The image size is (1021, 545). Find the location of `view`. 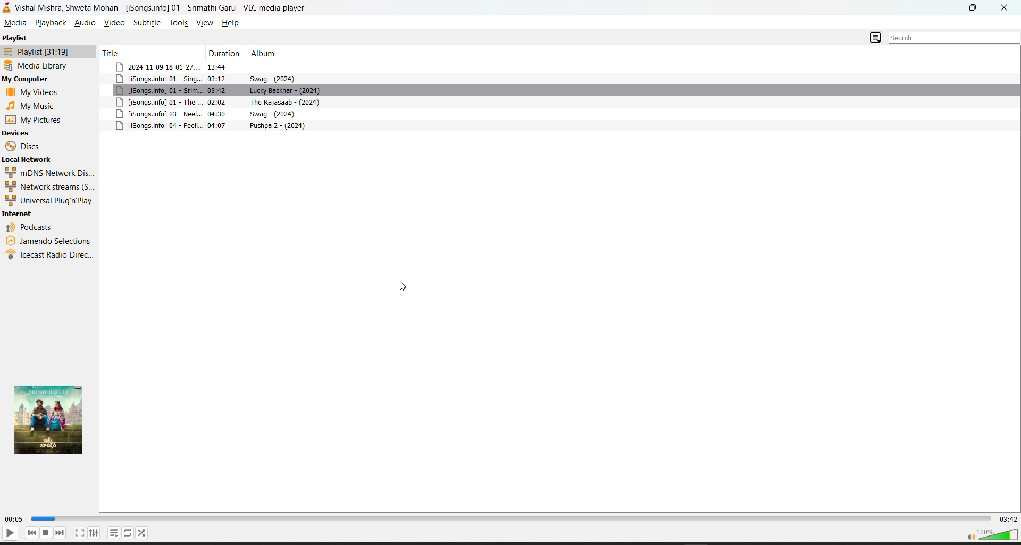

view is located at coordinates (203, 23).